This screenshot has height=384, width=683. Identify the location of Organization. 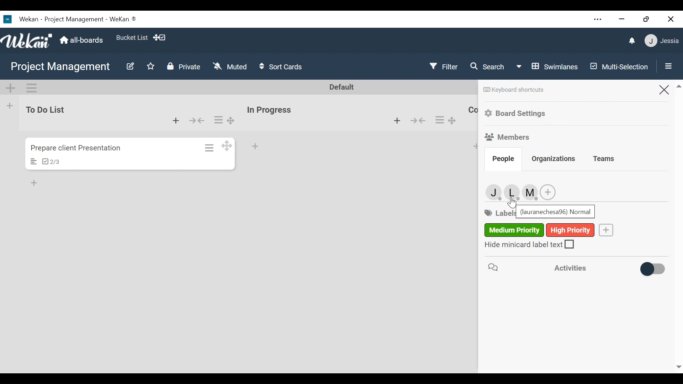
(554, 160).